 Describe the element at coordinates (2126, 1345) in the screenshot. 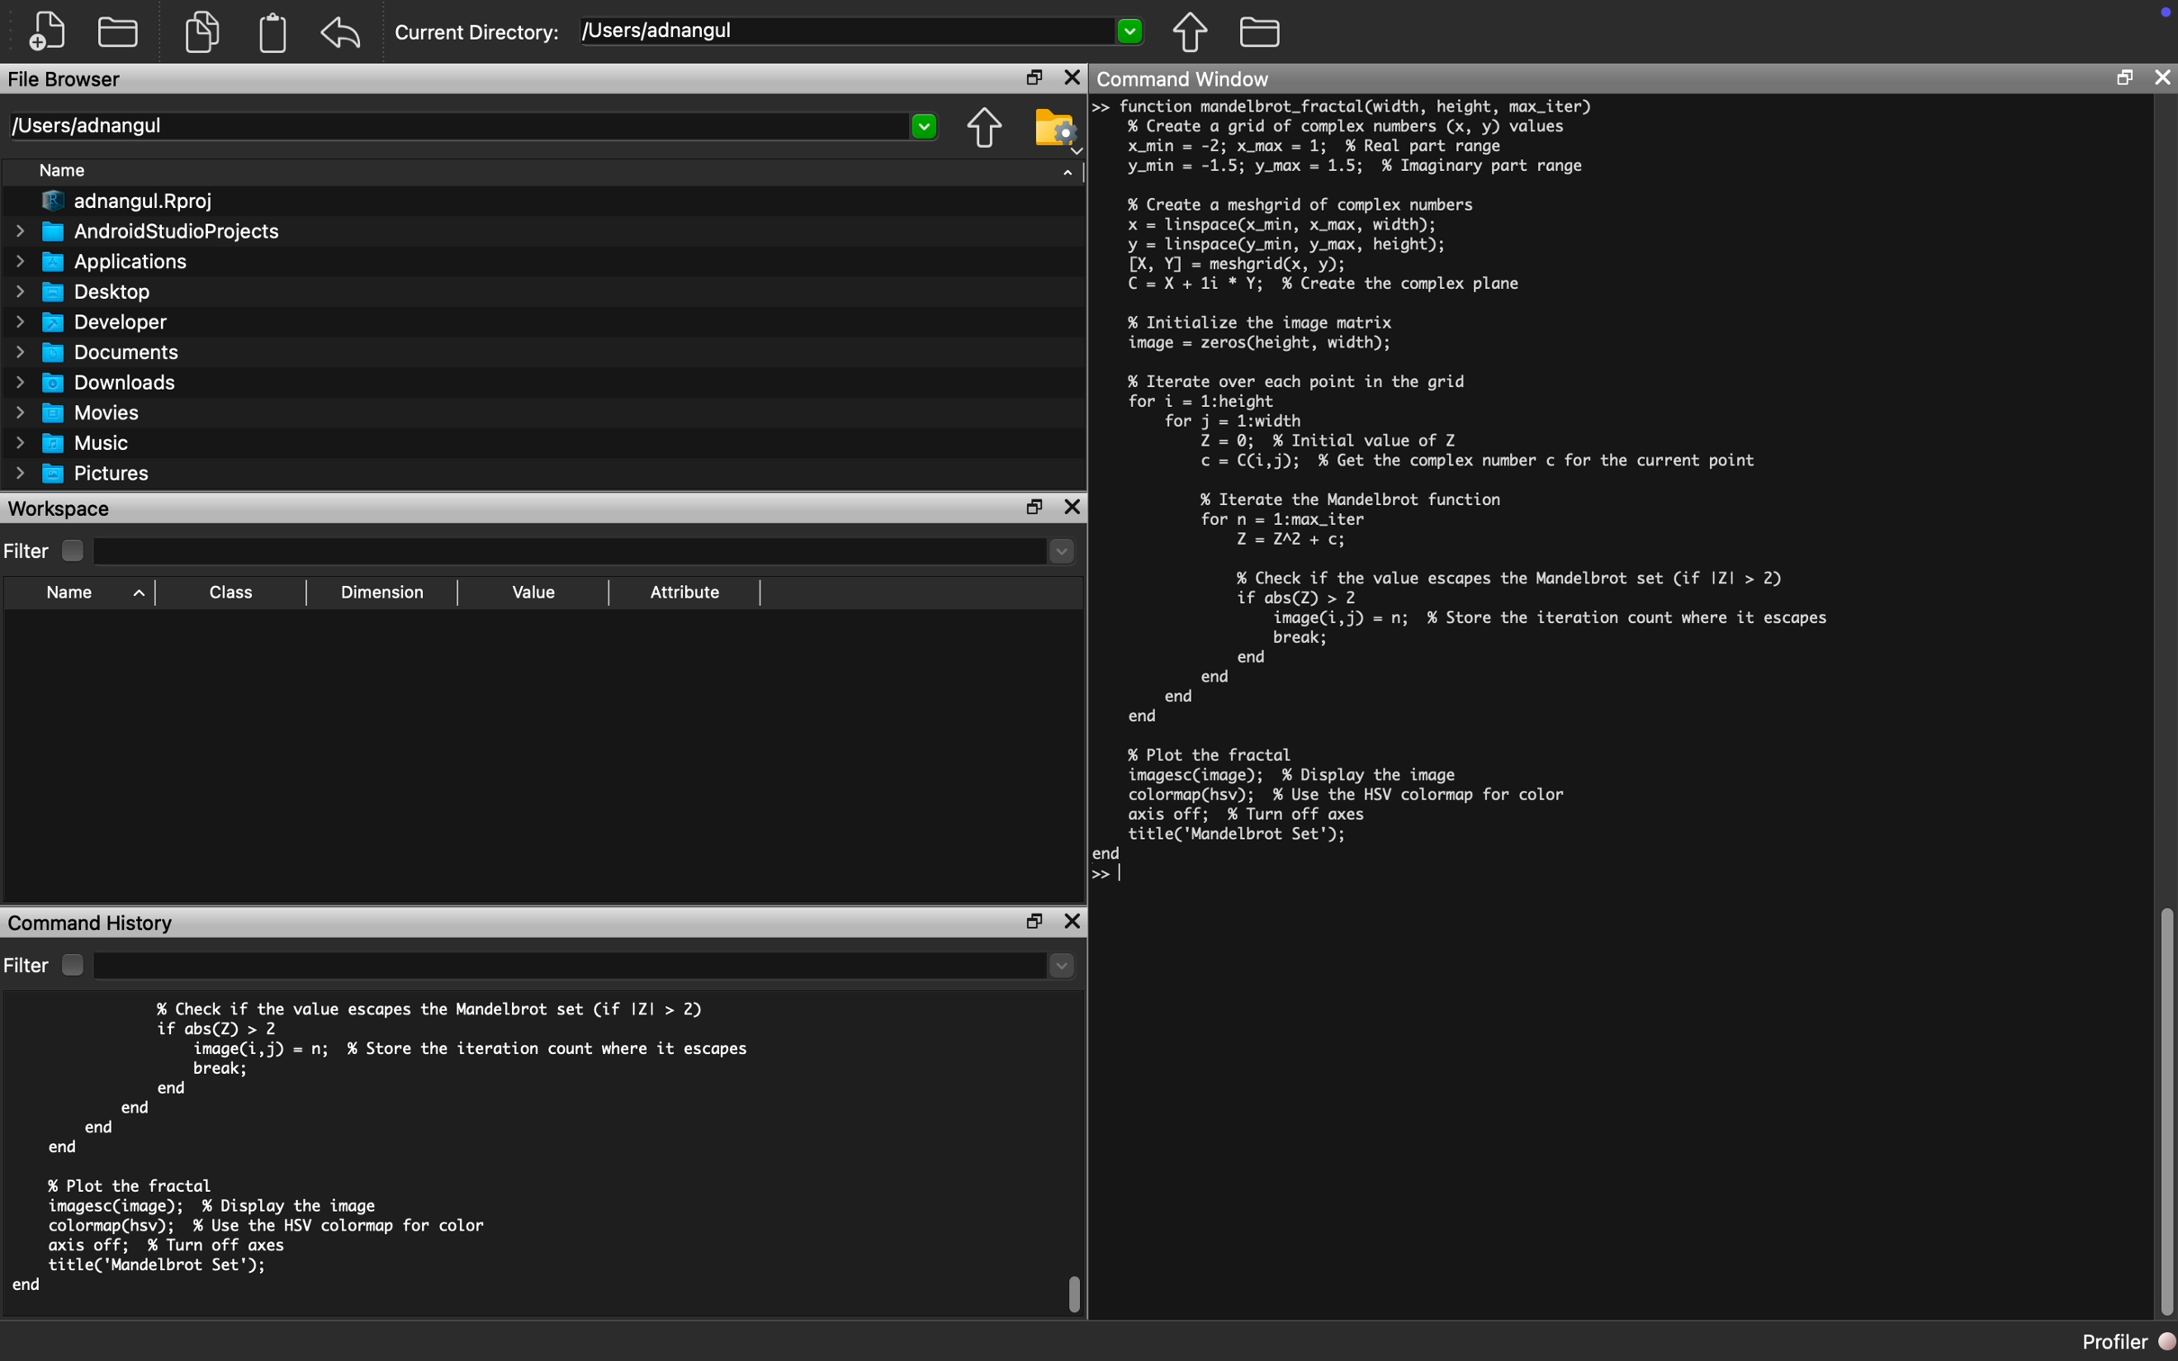

I see `Profiler` at that location.